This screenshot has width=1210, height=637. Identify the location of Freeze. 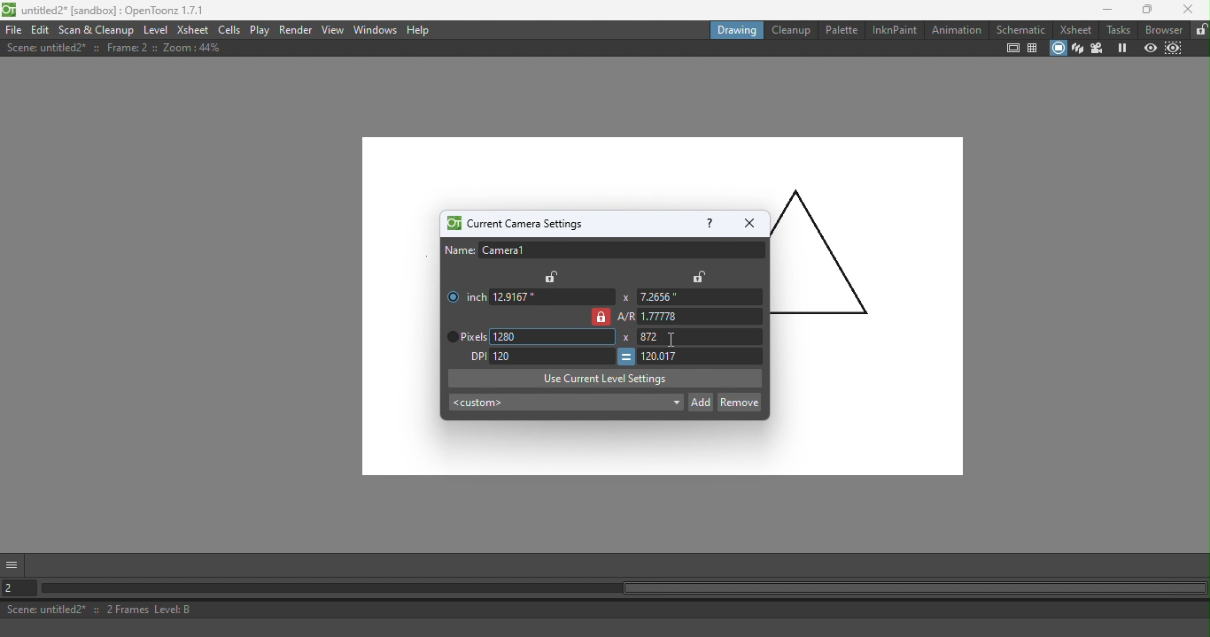
(1119, 48).